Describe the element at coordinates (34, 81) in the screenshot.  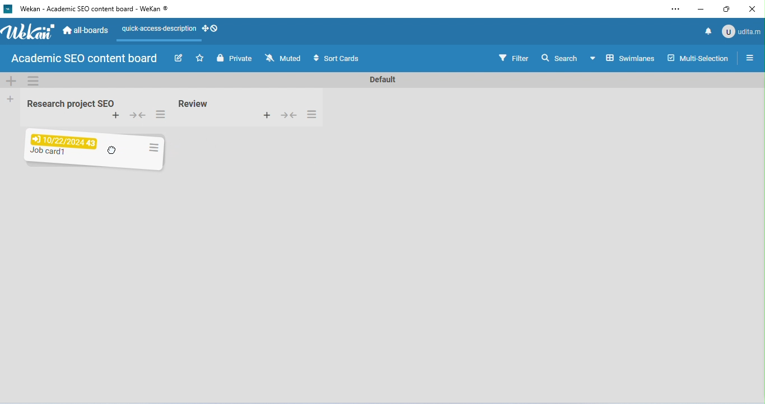
I see `swimelane actions` at that location.